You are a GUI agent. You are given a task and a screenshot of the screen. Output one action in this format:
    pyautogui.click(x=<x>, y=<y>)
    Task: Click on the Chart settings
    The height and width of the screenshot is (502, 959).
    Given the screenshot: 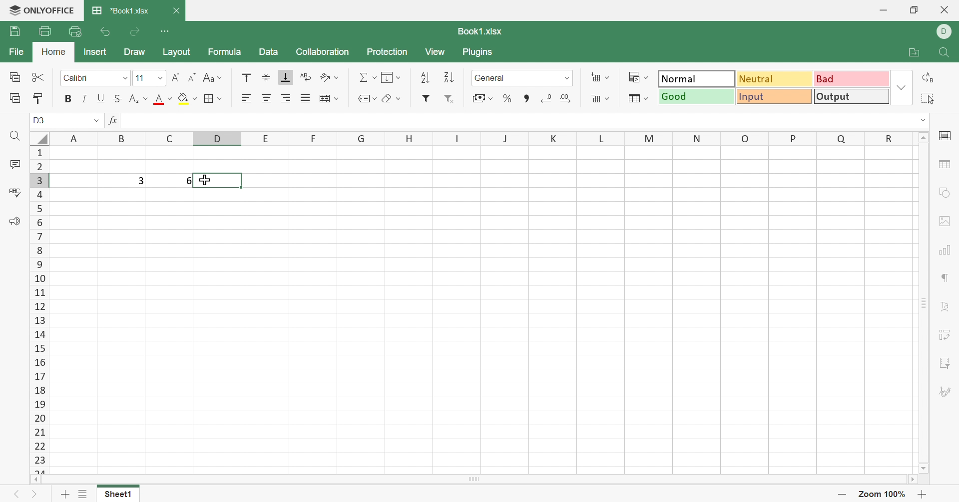 What is the action you would take?
    pyautogui.click(x=947, y=251)
    